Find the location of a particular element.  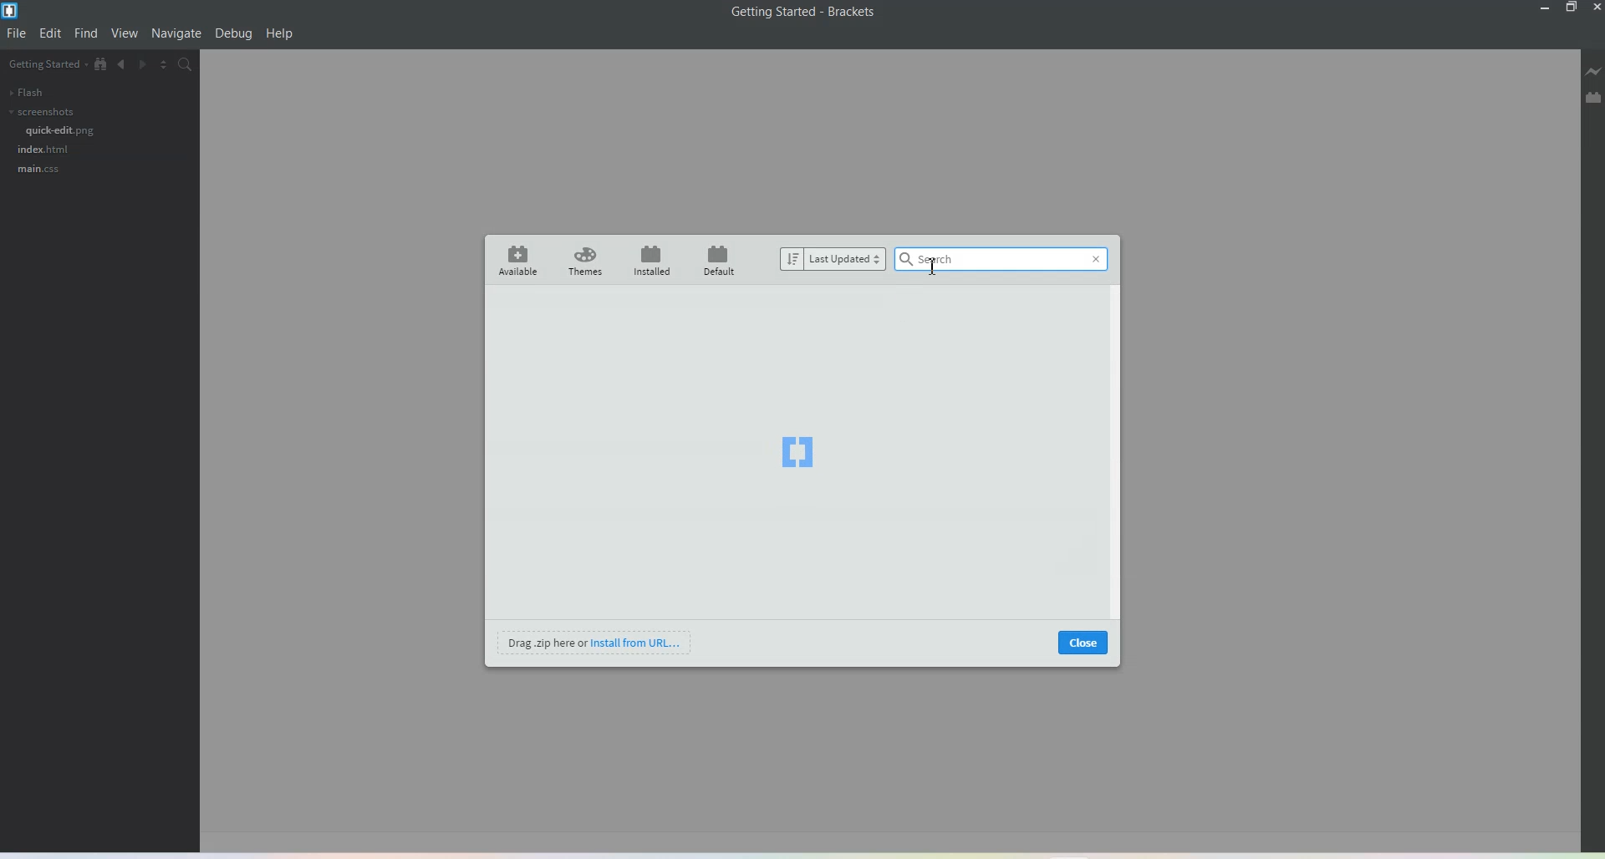

index.html is located at coordinates (44, 149).